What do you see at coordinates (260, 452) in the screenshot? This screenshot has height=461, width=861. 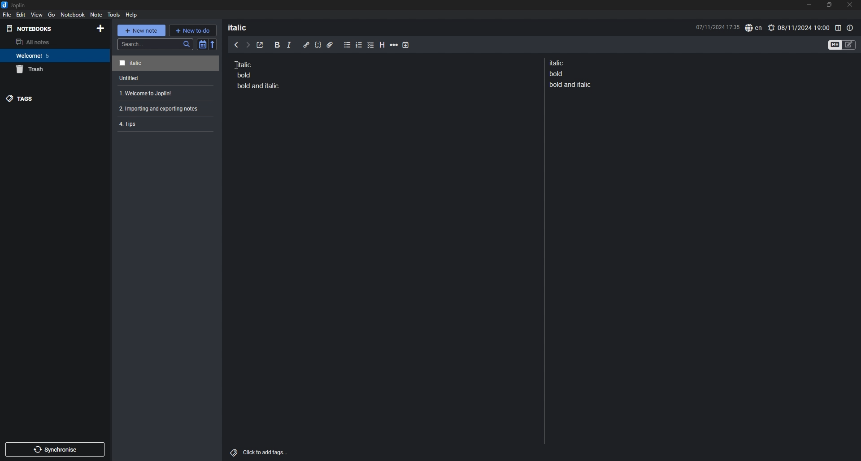 I see `add tags` at bounding box center [260, 452].